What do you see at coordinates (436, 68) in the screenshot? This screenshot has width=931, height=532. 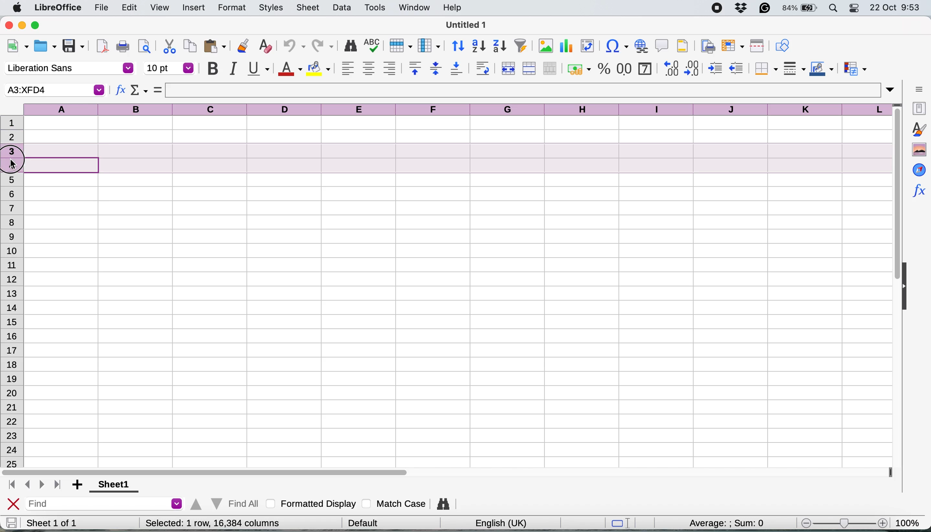 I see `center vertically` at bounding box center [436, 68].